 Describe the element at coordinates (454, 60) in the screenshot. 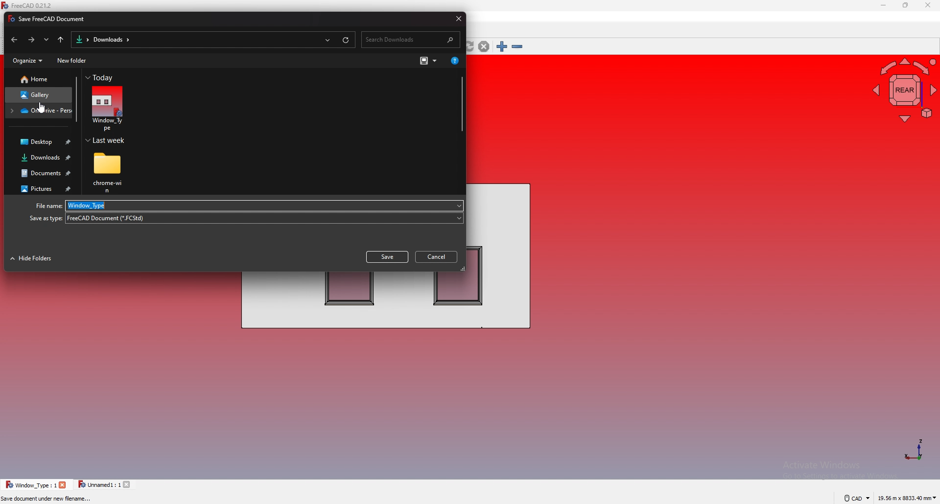

I see `get help` at that location.